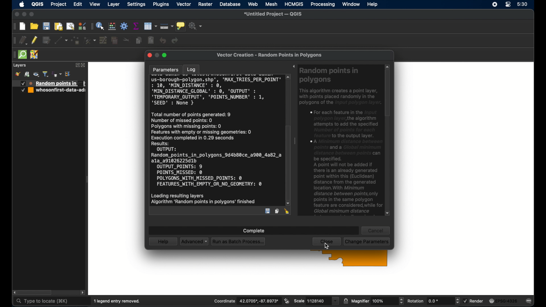 Image resolution: width=546 pixels, height=307 pixels. I want to click on new project, so click(22, 26).